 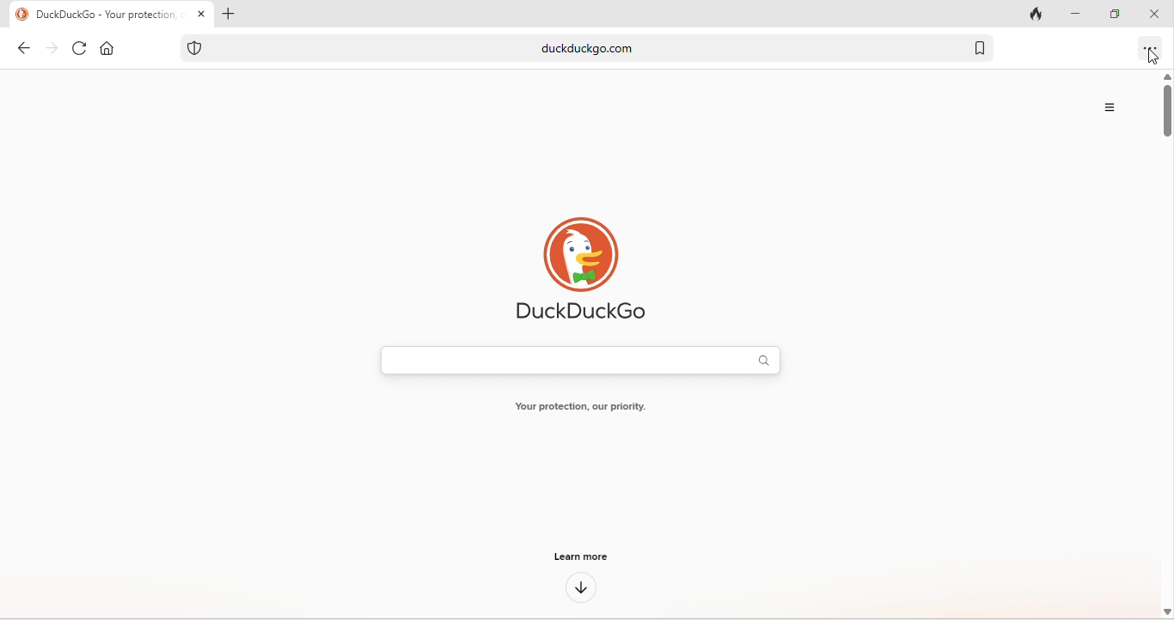 I want to click on duckduckgo-your protection our priority, so click(x=110, y=15).